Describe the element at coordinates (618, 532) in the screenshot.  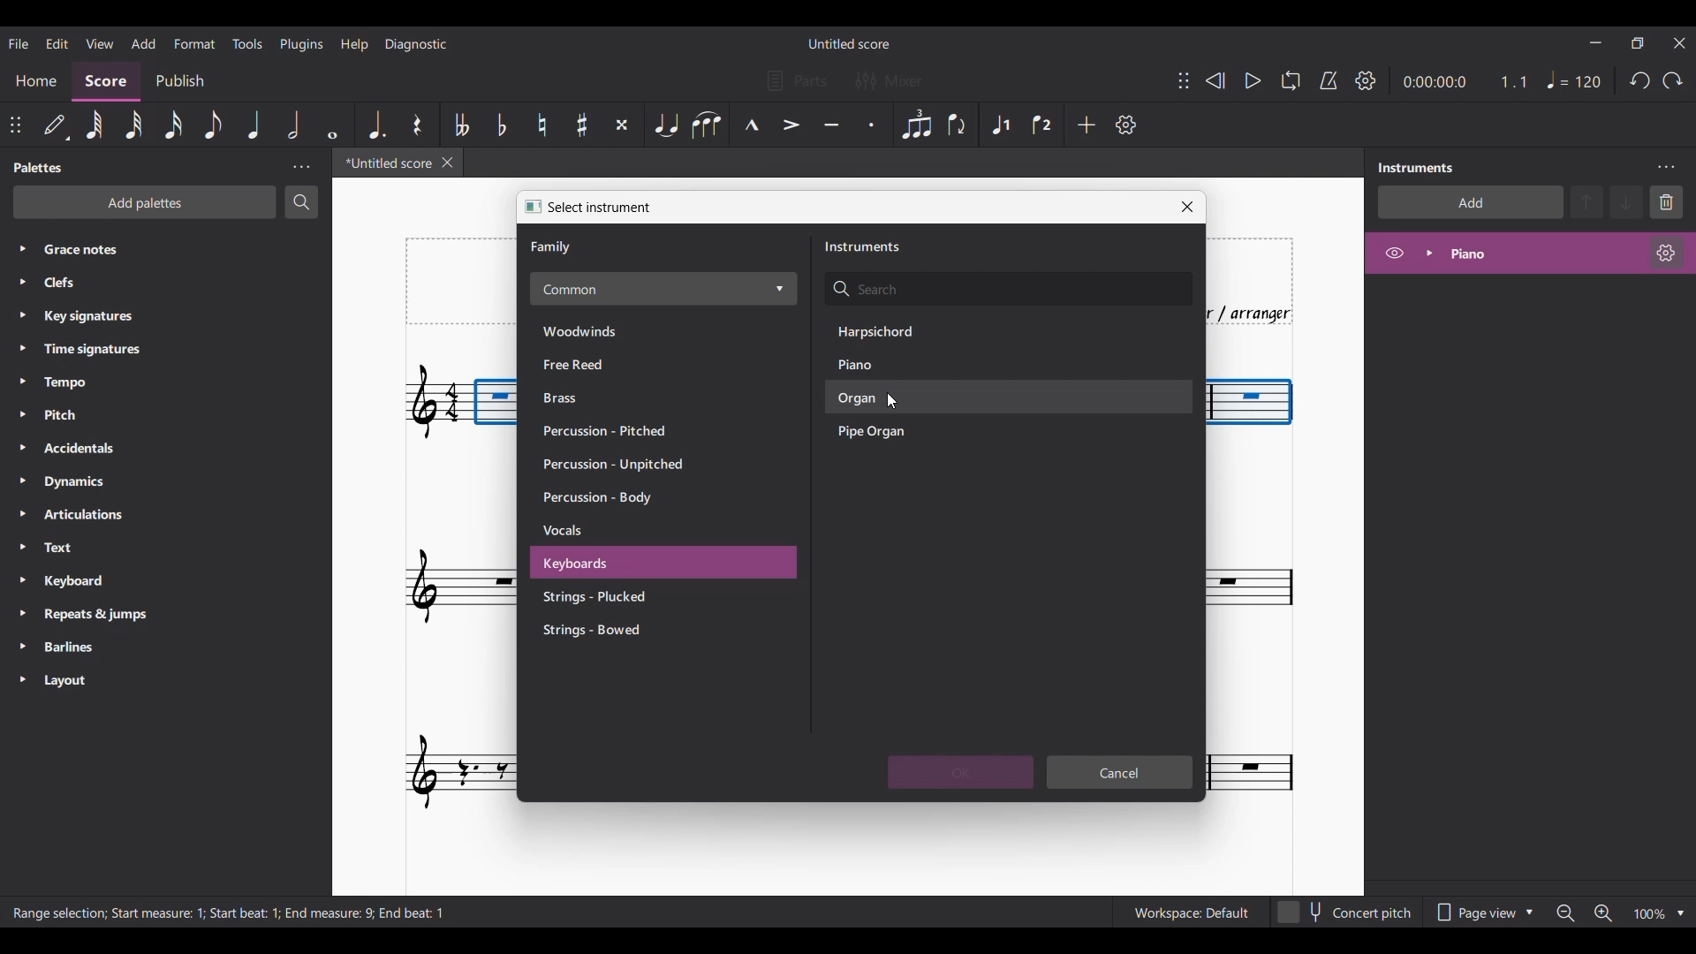
I see `Vocals` at that location.